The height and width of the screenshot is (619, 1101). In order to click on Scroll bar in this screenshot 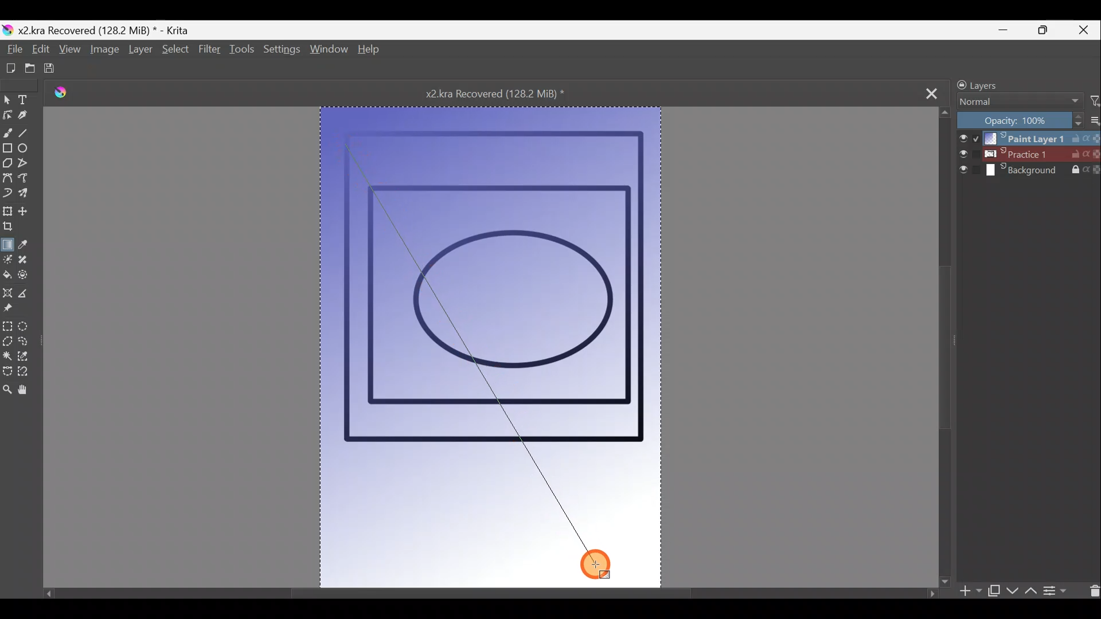, I will do `click(945, 346)`.